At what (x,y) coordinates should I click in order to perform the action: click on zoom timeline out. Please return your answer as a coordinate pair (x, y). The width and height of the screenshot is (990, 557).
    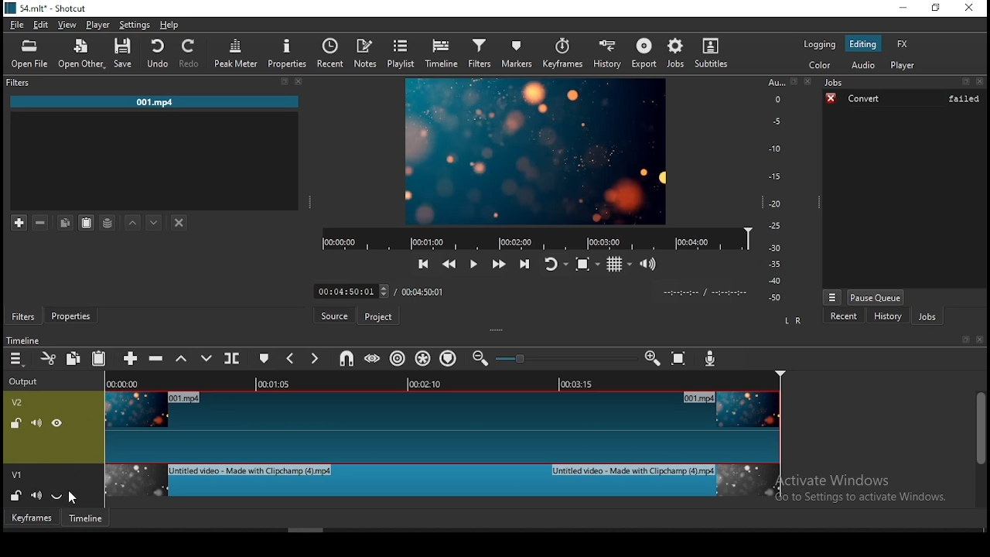
    Looking at the image, I should click on (652, 358).